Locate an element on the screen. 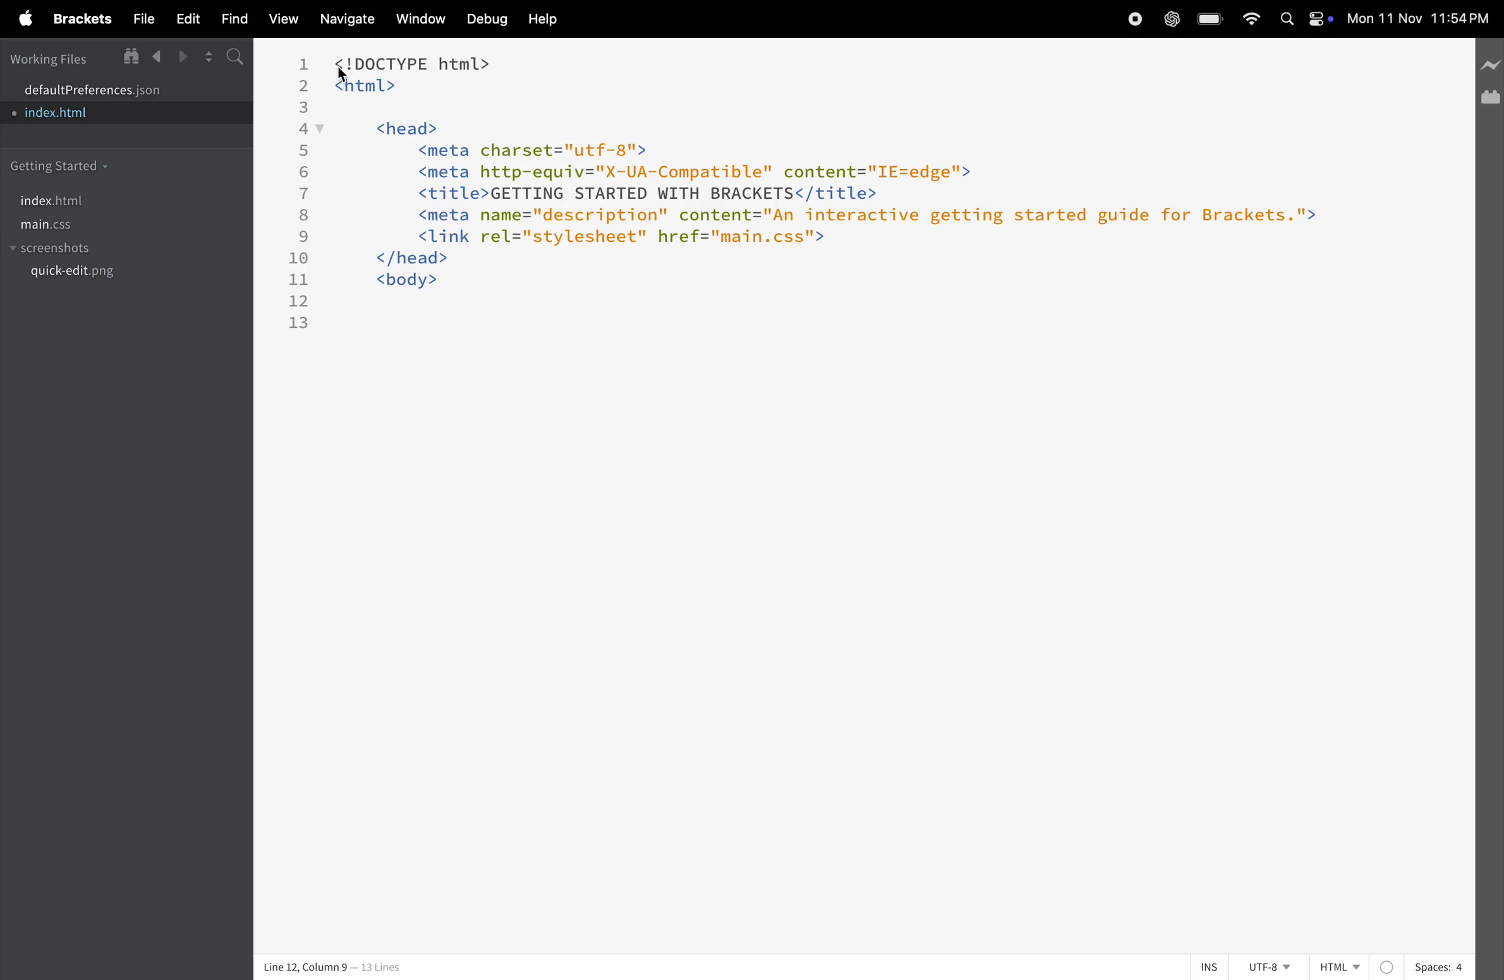 This screenshot has height=980, width=1504. code block is located at coordinates (835, 200).